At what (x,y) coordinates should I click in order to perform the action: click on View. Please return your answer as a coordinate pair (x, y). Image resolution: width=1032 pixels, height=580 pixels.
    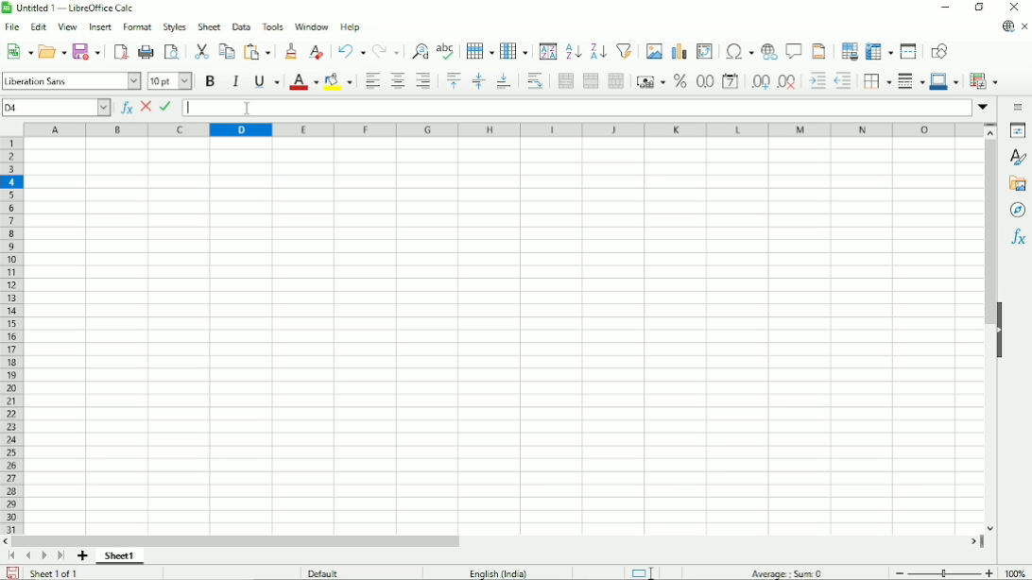
    Looking at the image, I should click on (68, 27).